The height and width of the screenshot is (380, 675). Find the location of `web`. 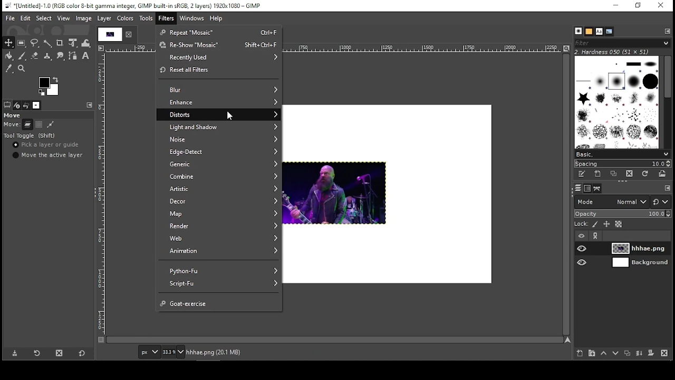

web is located at coordinates (220, 238).